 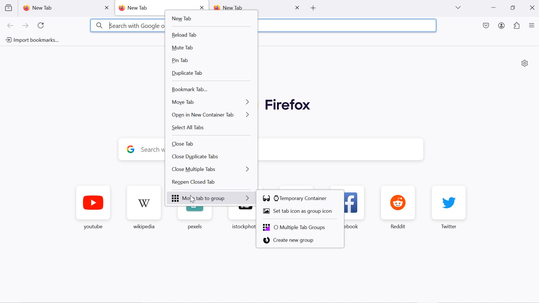 I want to click on new tab, so click(x=137, y=8).